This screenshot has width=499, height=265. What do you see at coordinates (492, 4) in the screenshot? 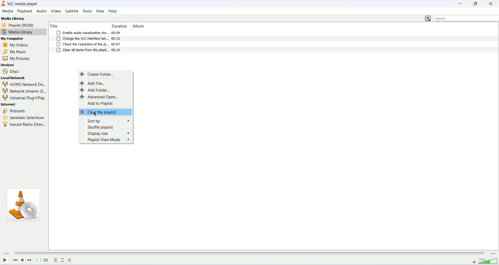
I see `close` at bounding box center [492, 4].